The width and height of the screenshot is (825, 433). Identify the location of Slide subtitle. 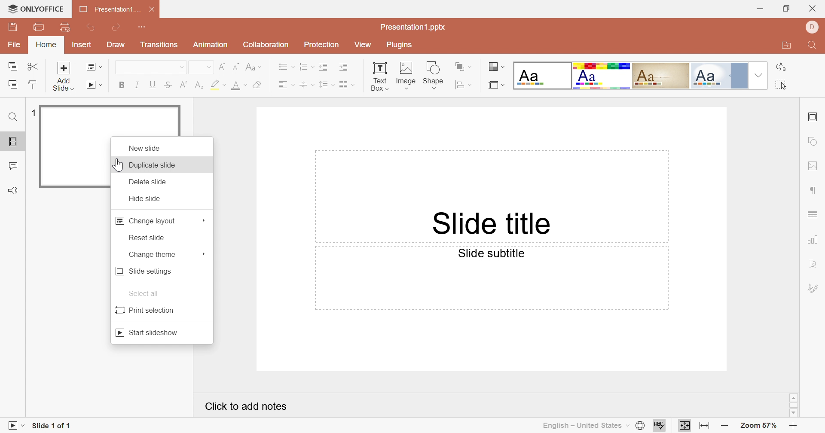
(489, 253).